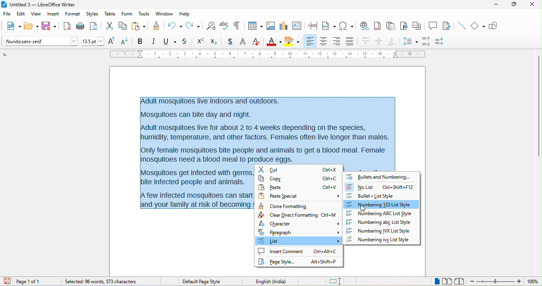 This screenshot has width=542, height=286. Describe the element at coordinates (337, 42) in the screenshot. I see `align right` at that location.